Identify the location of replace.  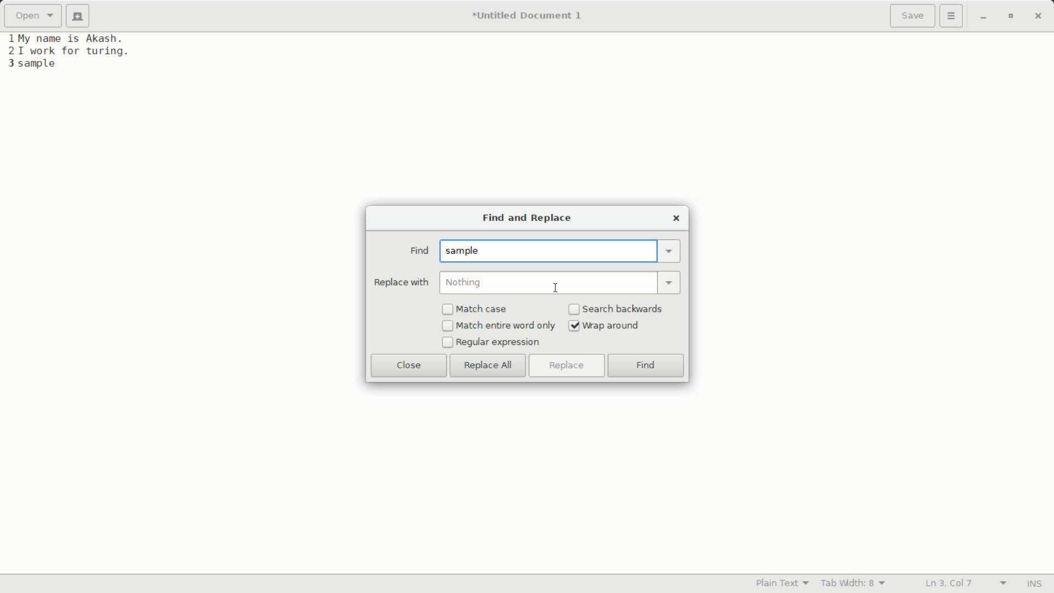
(565, 366).